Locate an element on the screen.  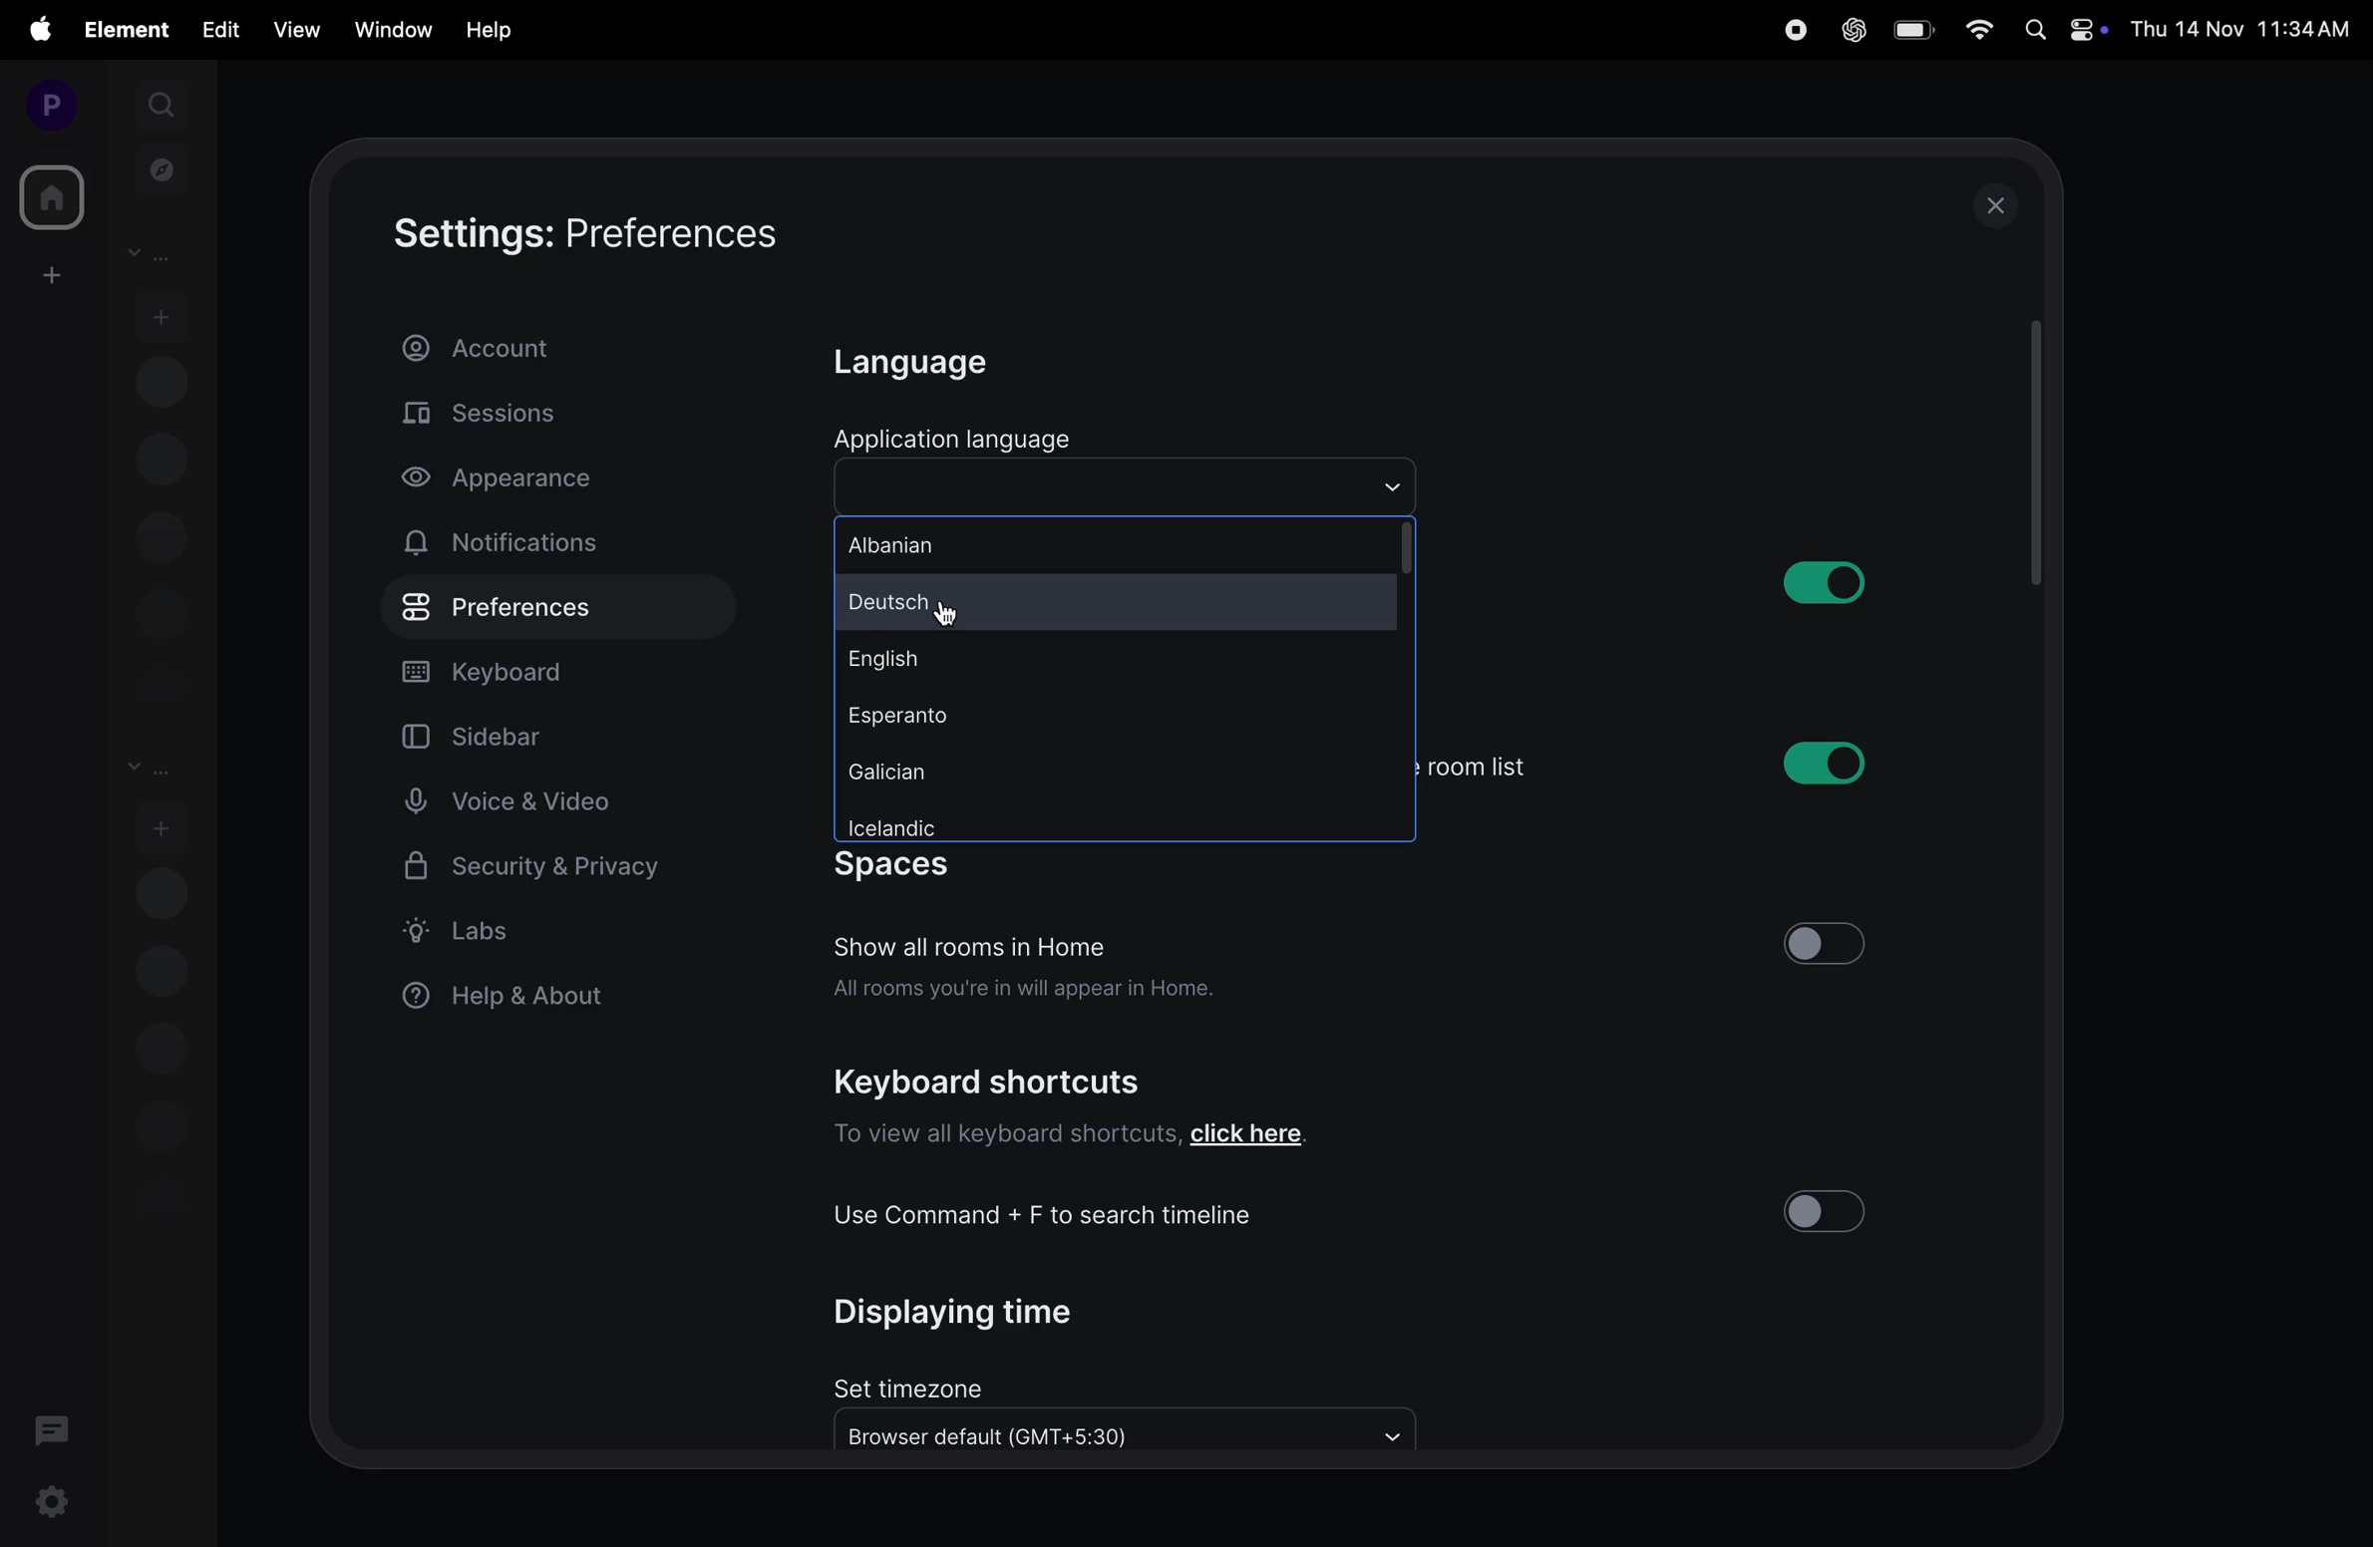
record is located at coordinates (1797, 29).